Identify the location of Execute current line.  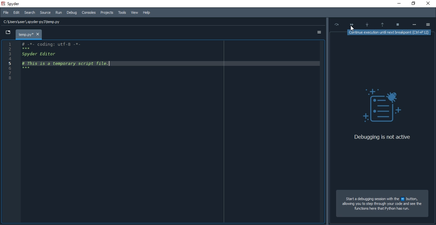
(335, 25).